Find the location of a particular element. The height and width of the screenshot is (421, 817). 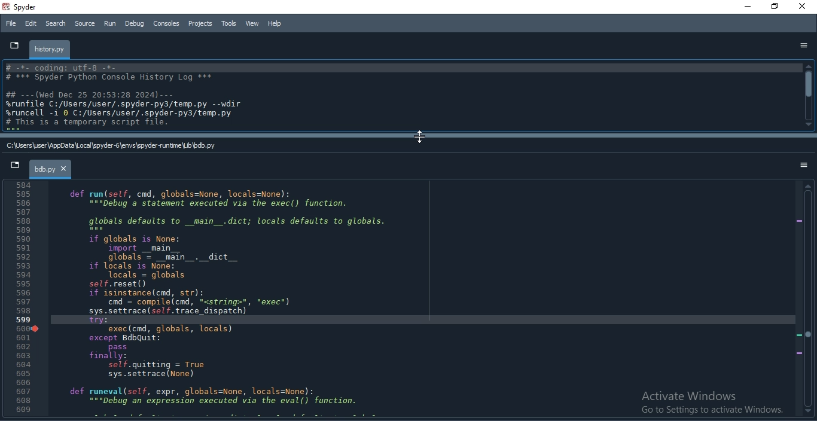

scroll bar is located at coordinates (808, 301).